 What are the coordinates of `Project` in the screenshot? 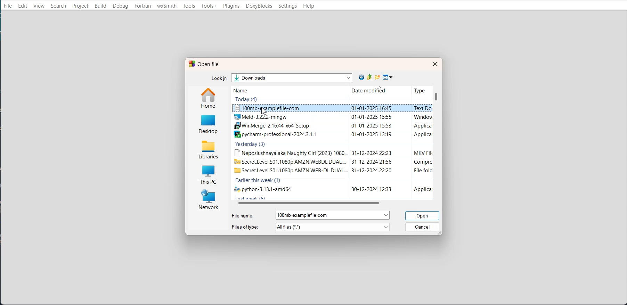 It's located at (80, 6).